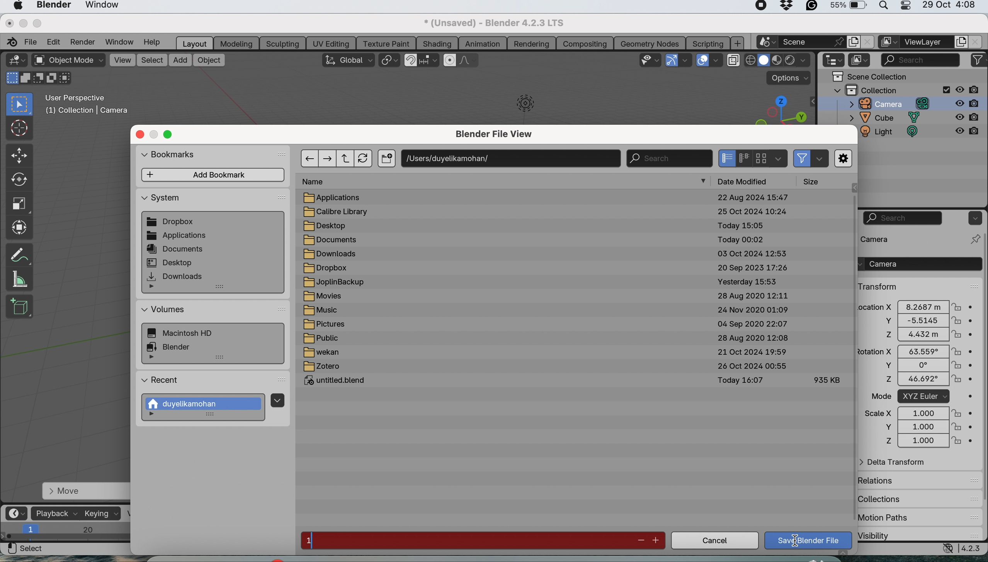 Image resolution: width=988 pixels, height=562 pixels. Describe the element at coordinates (918, 264) in the screenshot. I see `camera` at that location.